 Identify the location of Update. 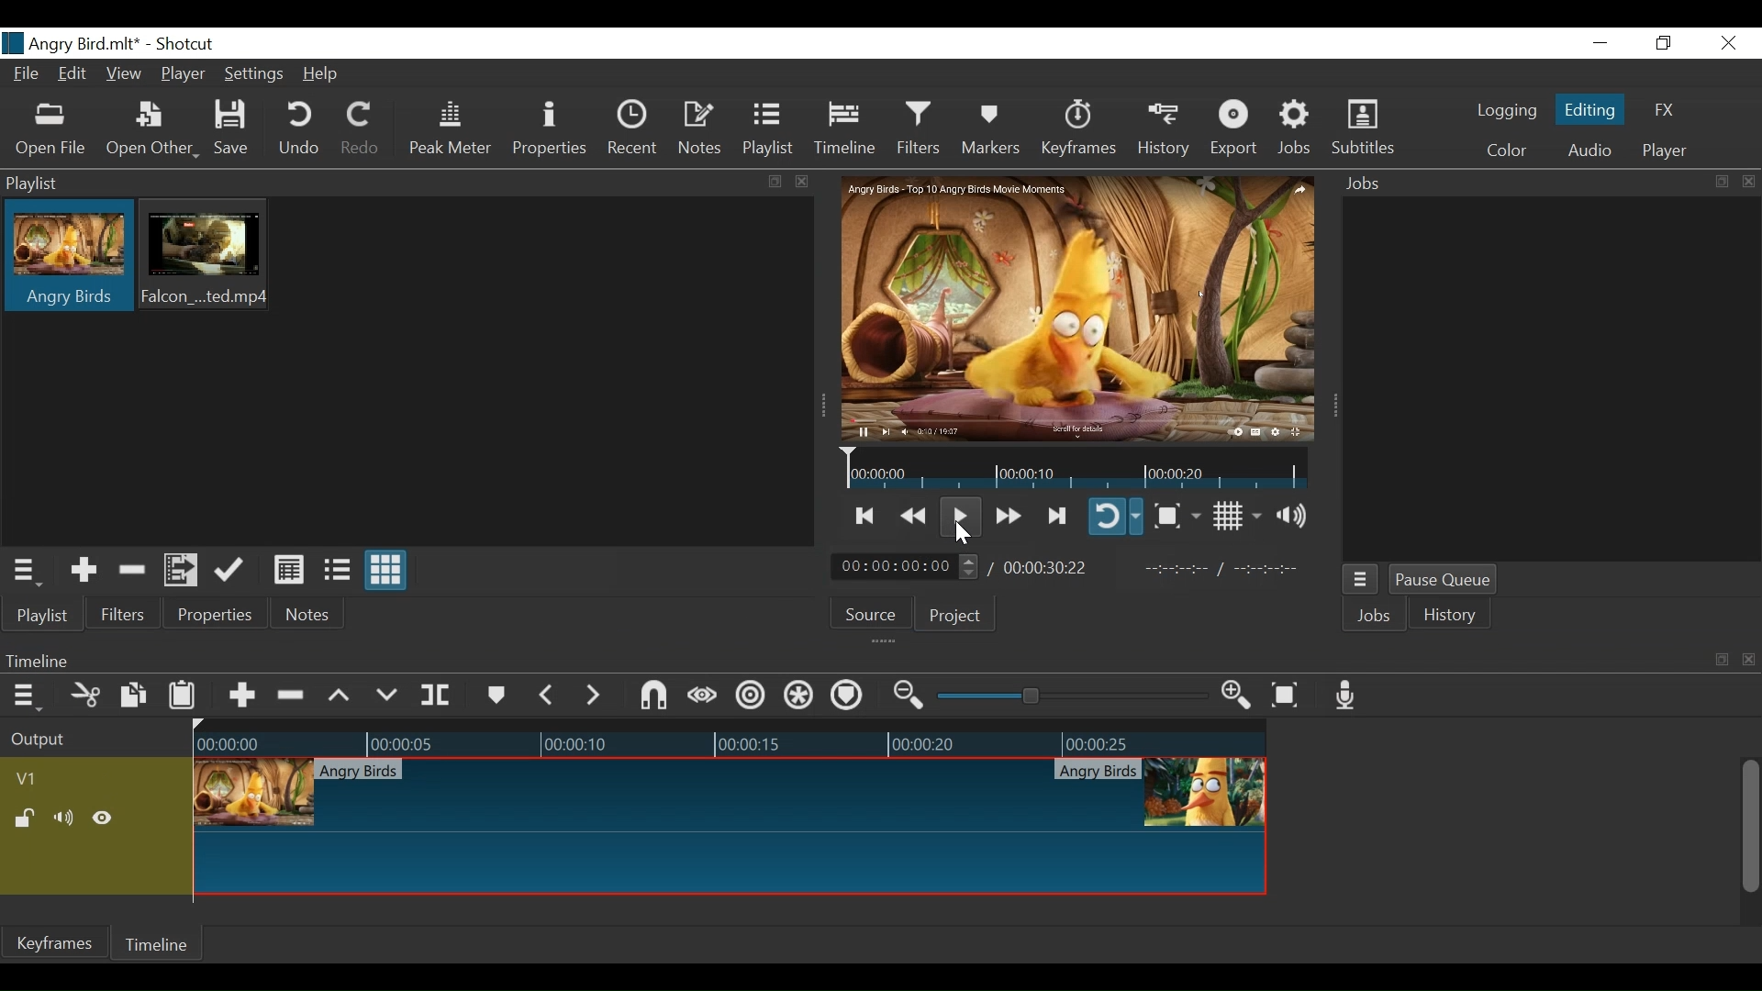
(229, 570).